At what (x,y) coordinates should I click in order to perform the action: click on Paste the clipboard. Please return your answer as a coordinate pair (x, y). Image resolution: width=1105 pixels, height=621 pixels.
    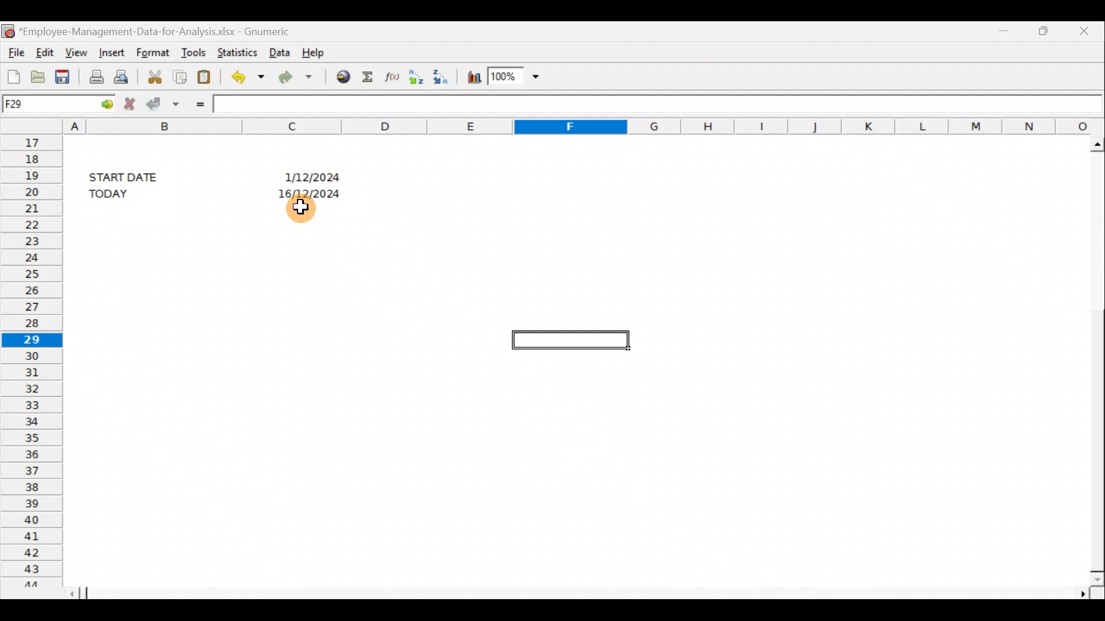
    Looking at the image, I should click on (207, 75).